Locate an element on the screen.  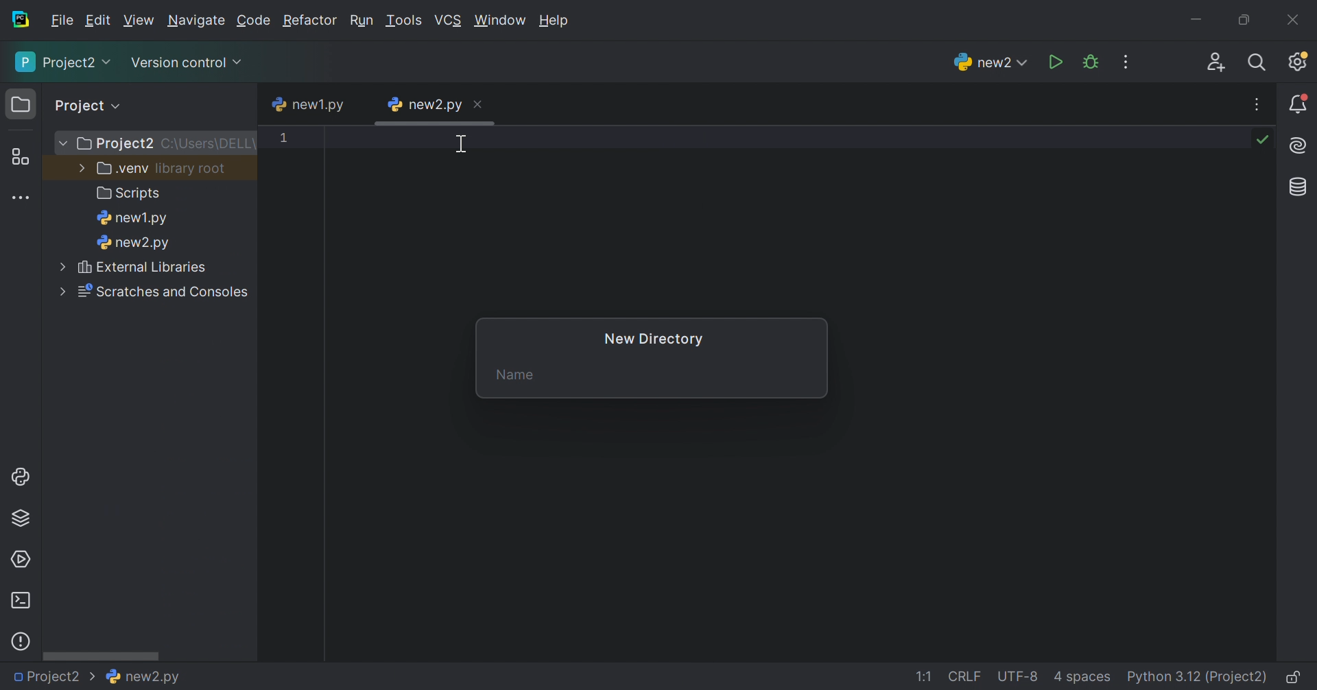
Version control is located at coordinates (188, 64).